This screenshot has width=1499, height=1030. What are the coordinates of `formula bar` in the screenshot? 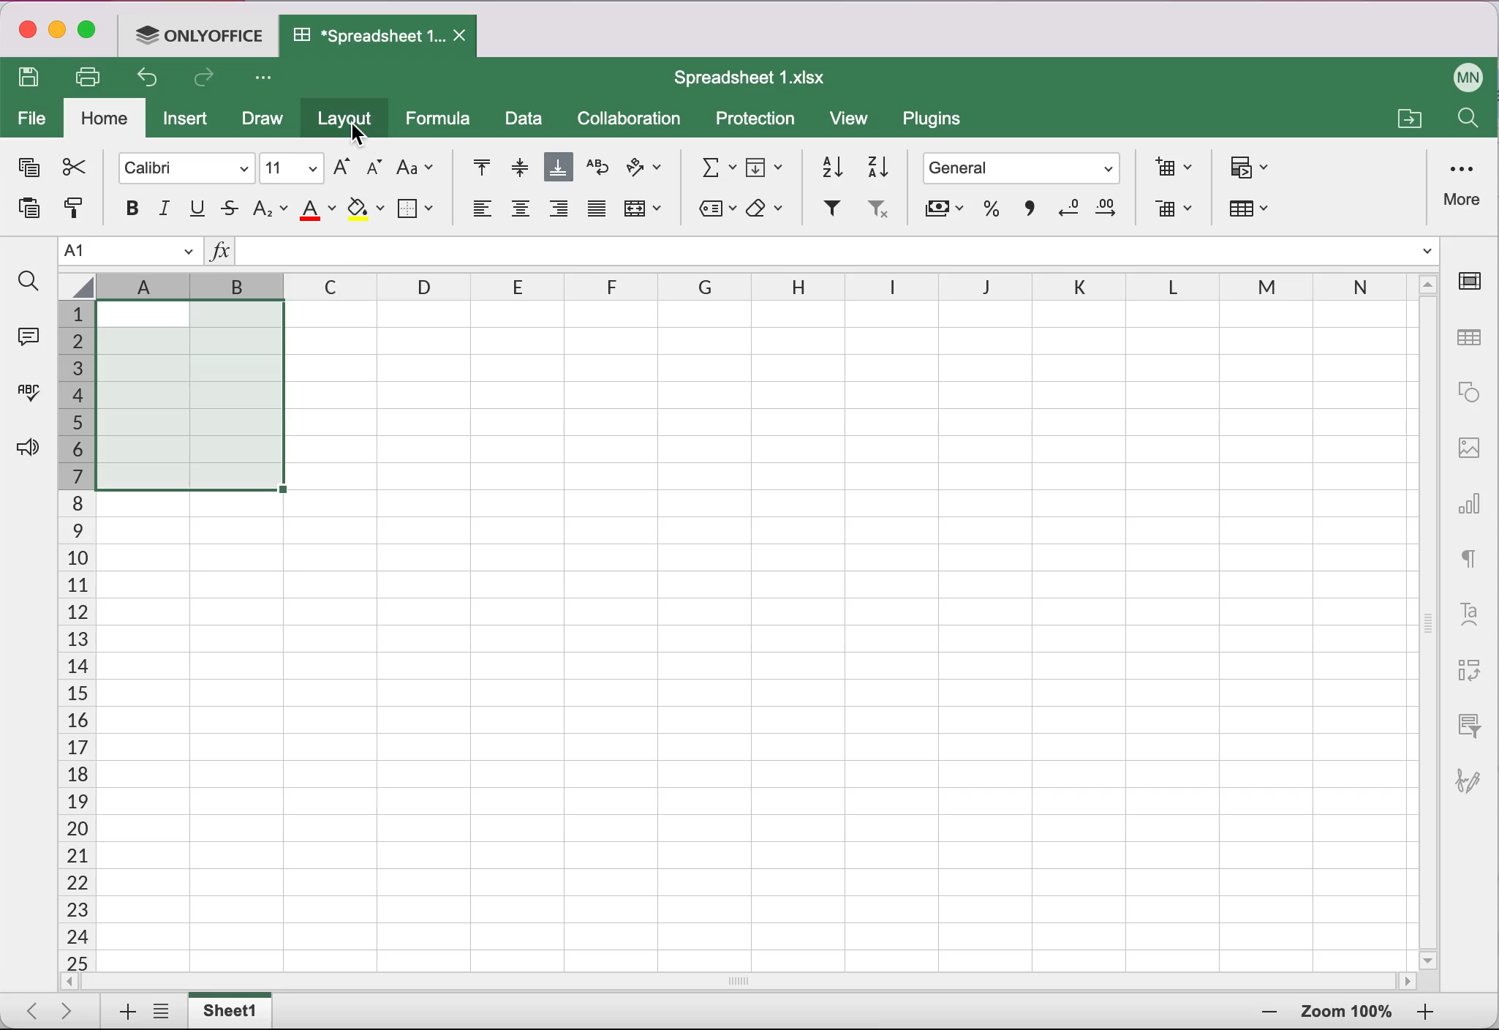 It's located at (839, 254).